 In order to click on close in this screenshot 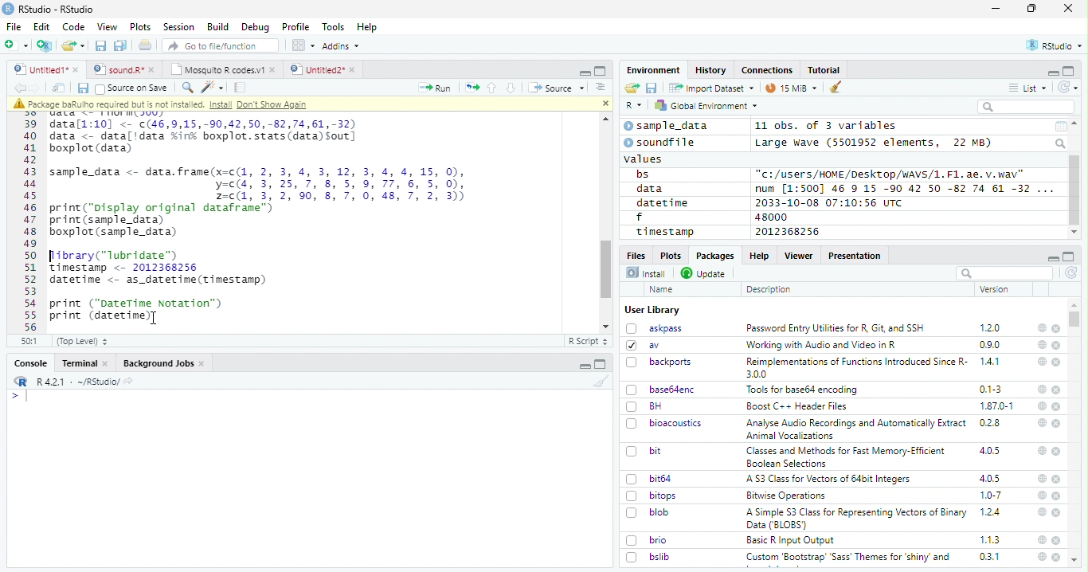, I will do `click(1056, 557)`.